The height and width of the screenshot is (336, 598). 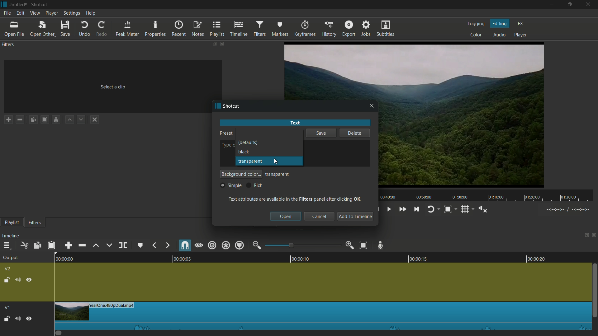 What do you see at coordinates (499, 35) in the screenshot?
I see `audio` at bounding box center [499, 35].